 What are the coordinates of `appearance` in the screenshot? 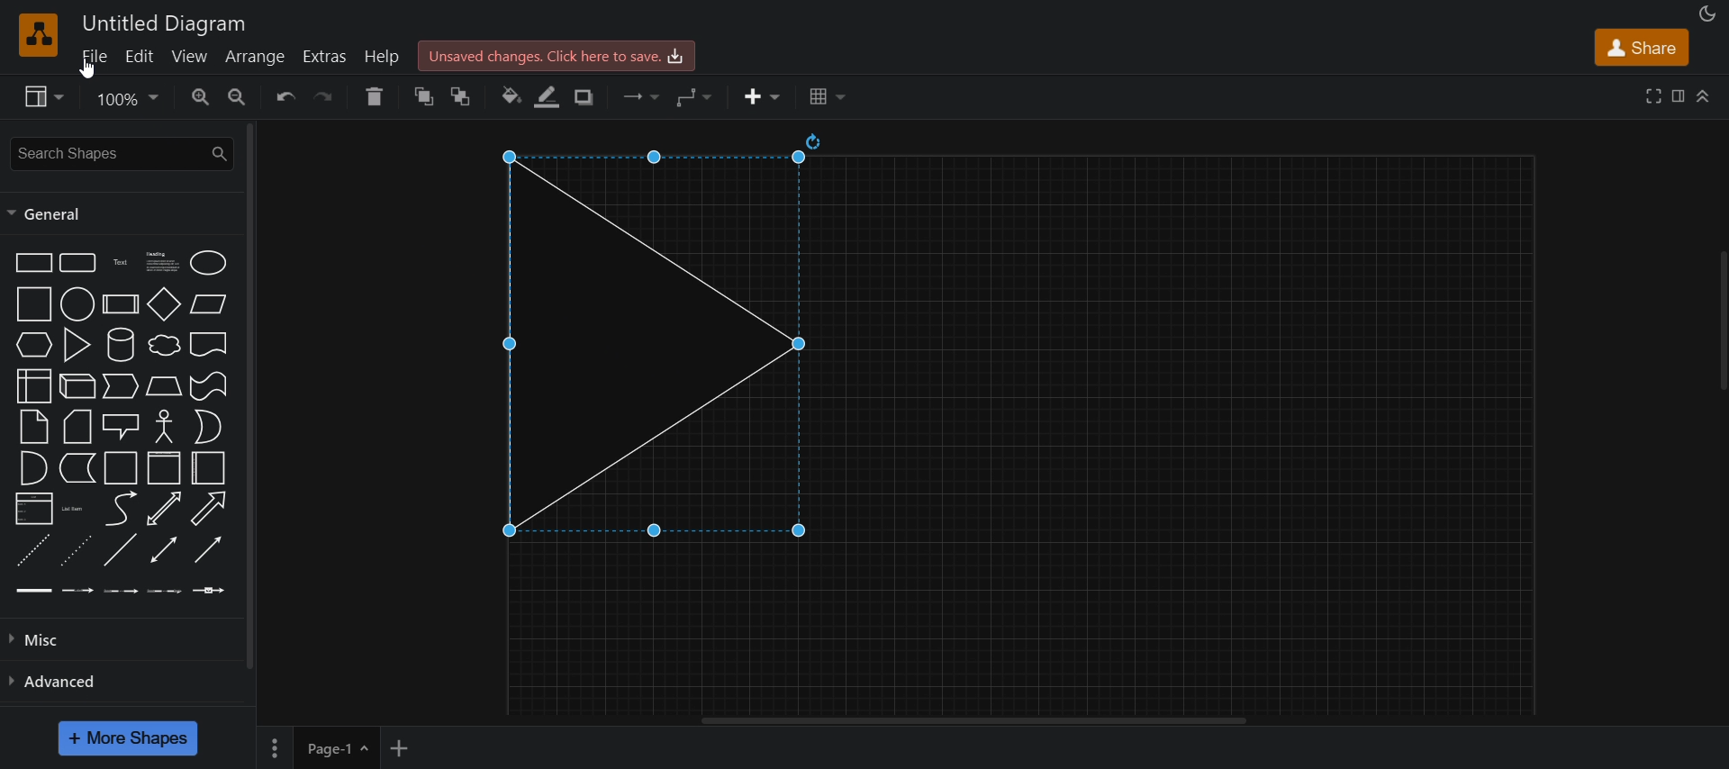 It's located at (1705, 14).